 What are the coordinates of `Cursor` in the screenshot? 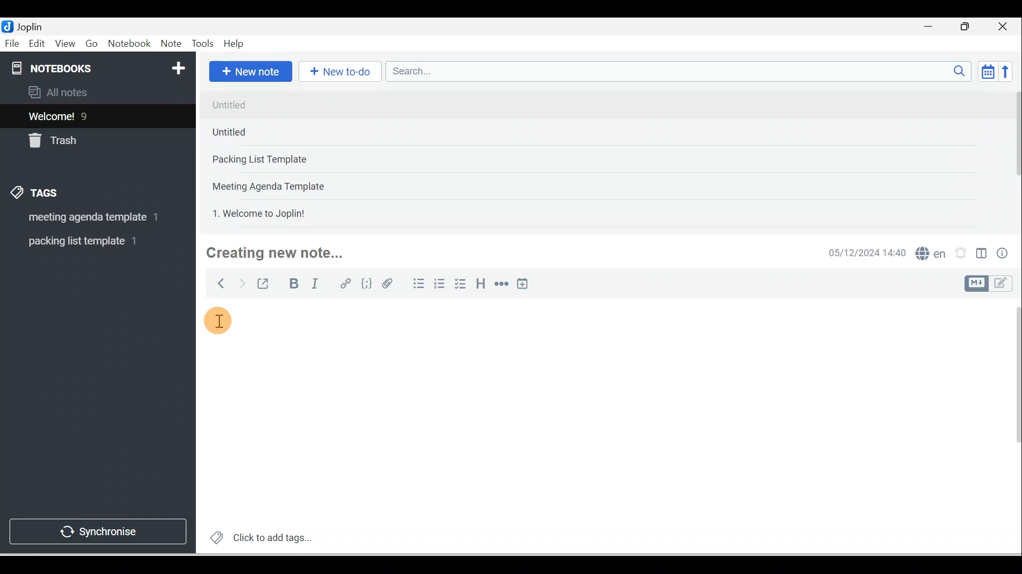 It's located at (224, 320).